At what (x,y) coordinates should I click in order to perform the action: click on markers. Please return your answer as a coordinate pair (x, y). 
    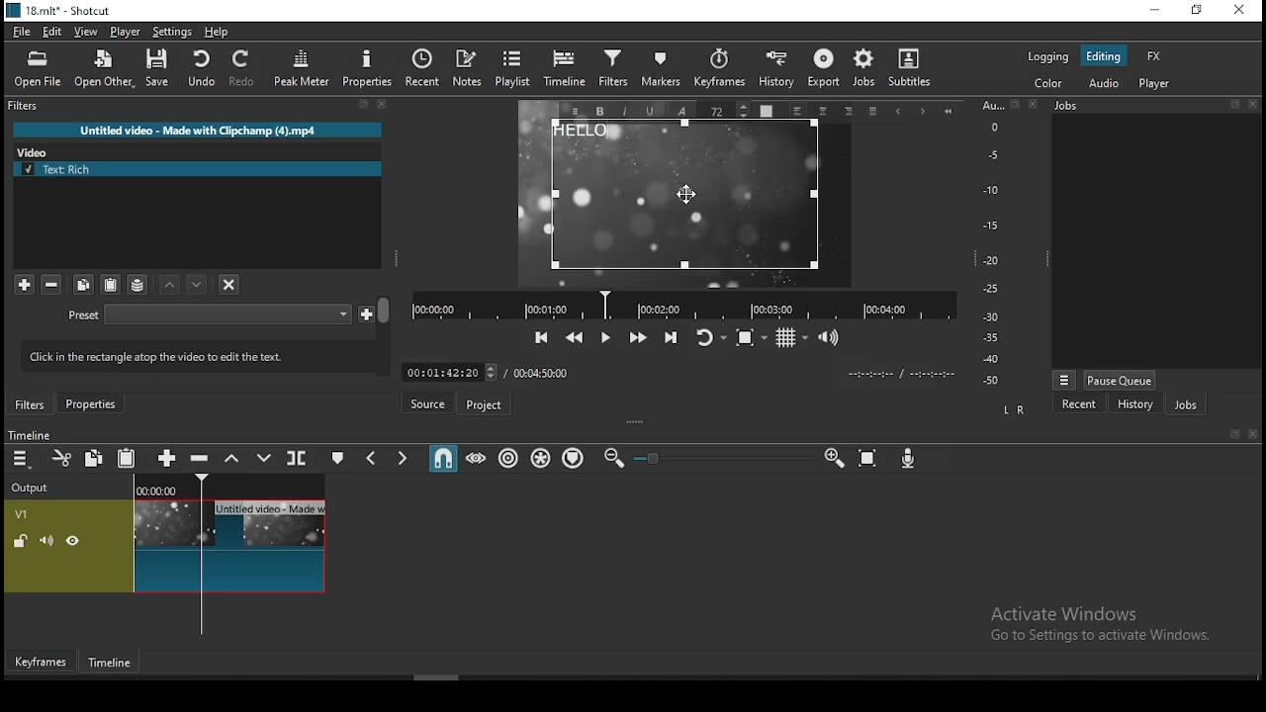
    Looking at the image, I should click on (658, 73).